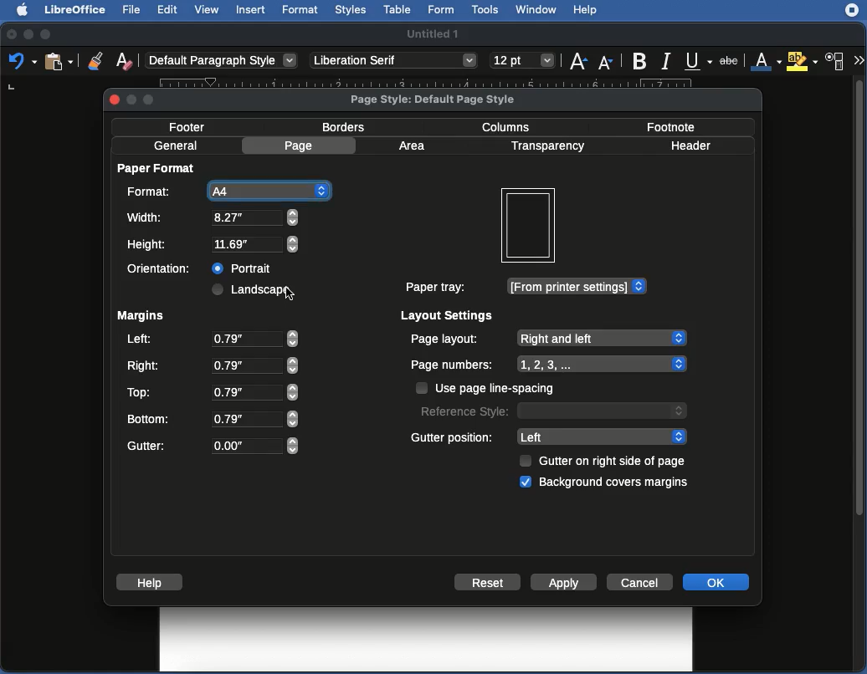 The image size is (867, 674). What do you see at coordinates (112, 100) in the screenshot?
I see `close` at bounding box center [112, 100].